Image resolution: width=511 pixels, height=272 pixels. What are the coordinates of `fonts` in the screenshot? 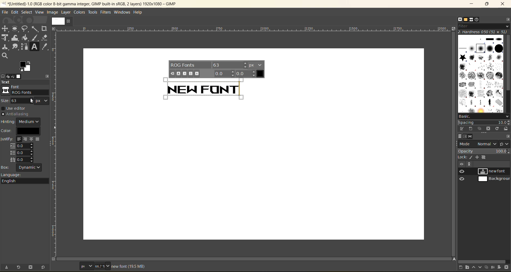 It's located at (472, 20).